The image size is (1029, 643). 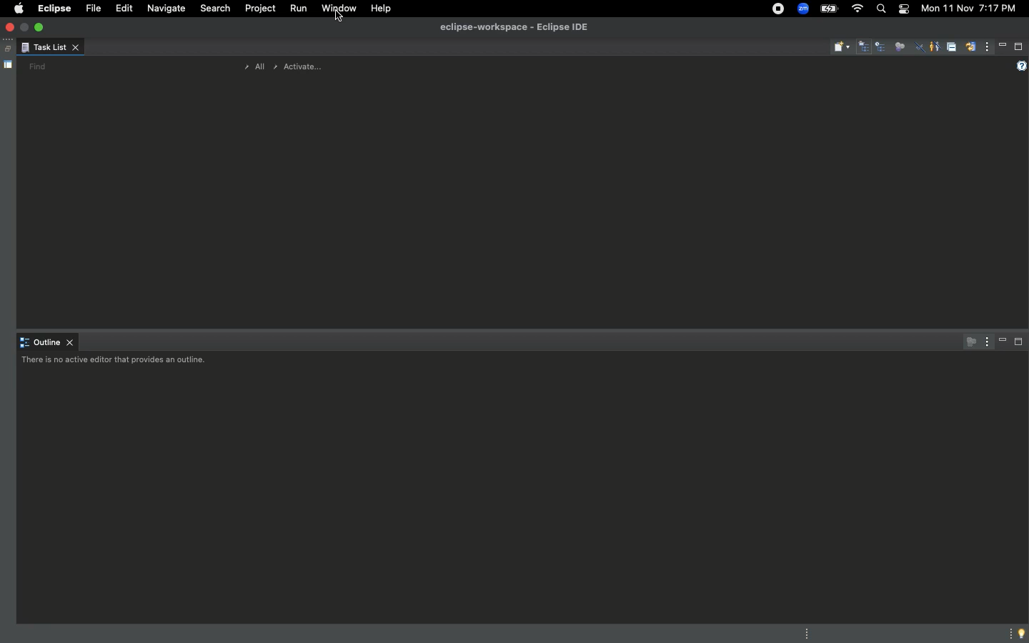 I want to click on Date/time, so click(x=968, y=9).